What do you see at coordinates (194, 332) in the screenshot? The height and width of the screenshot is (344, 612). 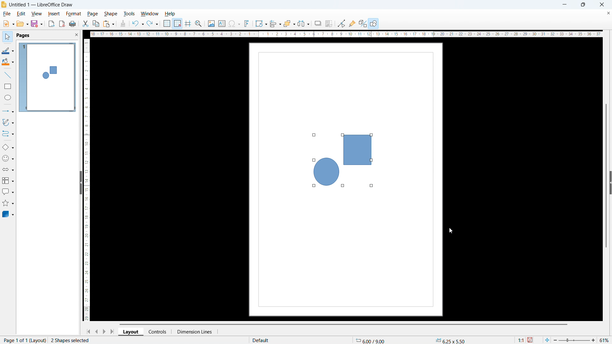 I see `dimension lines` at bounding box center [194, 332].